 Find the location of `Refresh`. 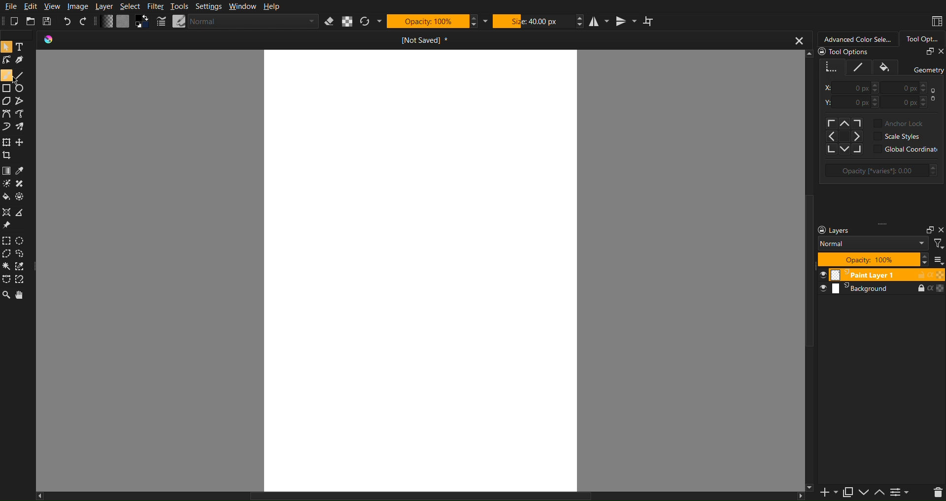

Refresh is located at coordinates (365, 21).